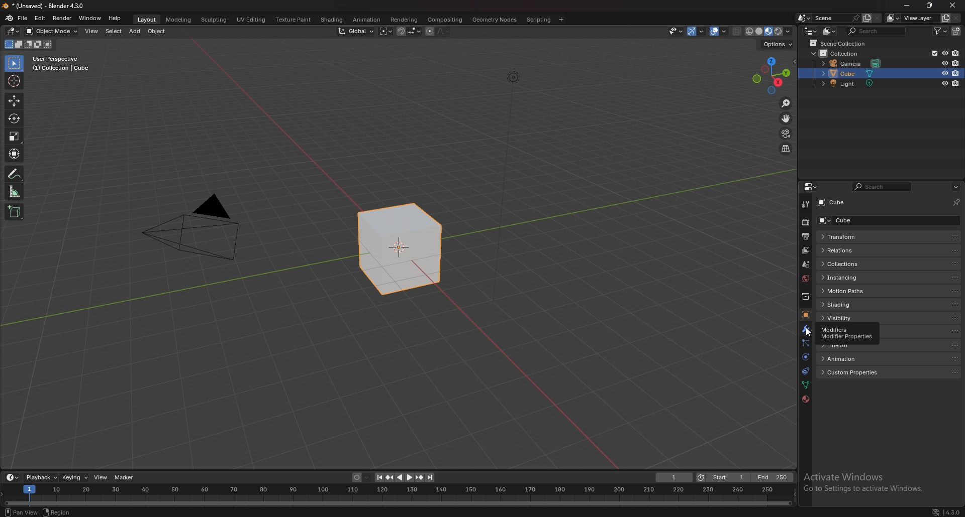  Describe the element at coordinates (852, 291) in the screenshot. I see `motion paths` at that location.